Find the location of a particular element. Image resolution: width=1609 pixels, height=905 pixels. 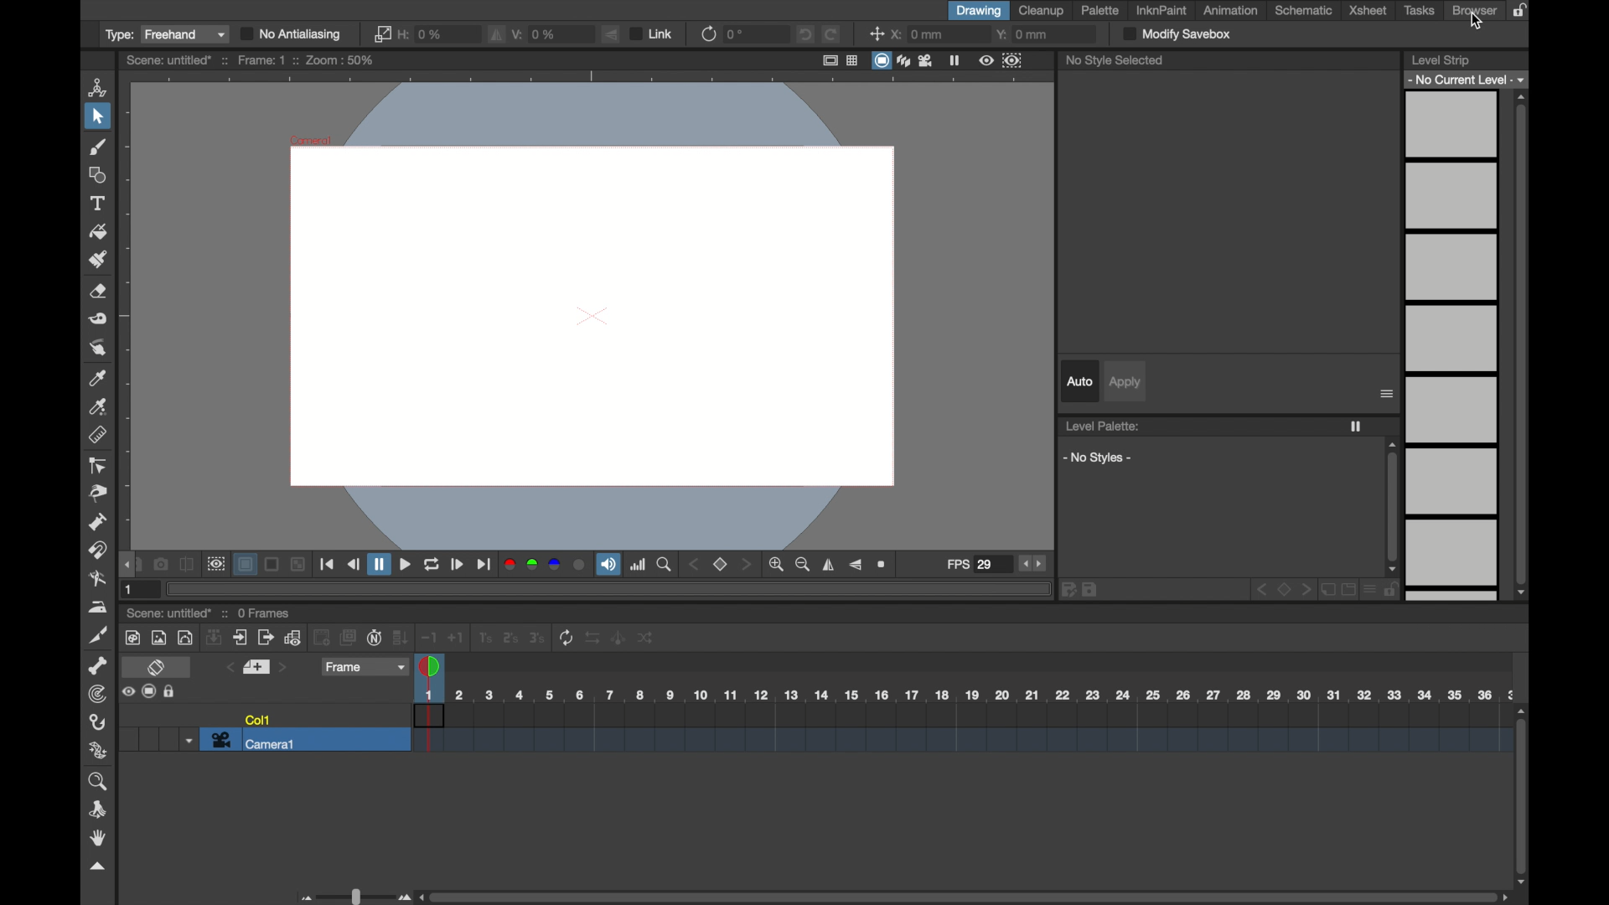

no current level is located at coordinates (1467, 79).